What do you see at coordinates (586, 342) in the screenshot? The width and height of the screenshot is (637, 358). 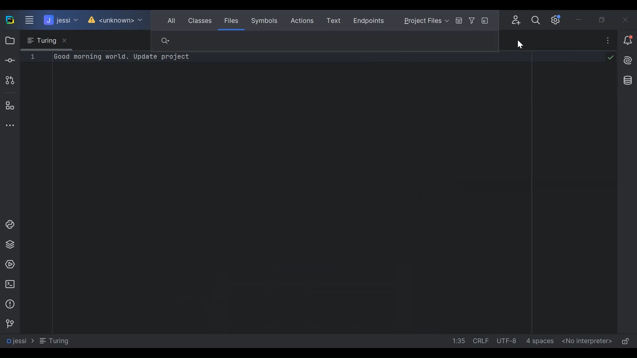 I see `No Interpreter` at bounding box center [586, 342].